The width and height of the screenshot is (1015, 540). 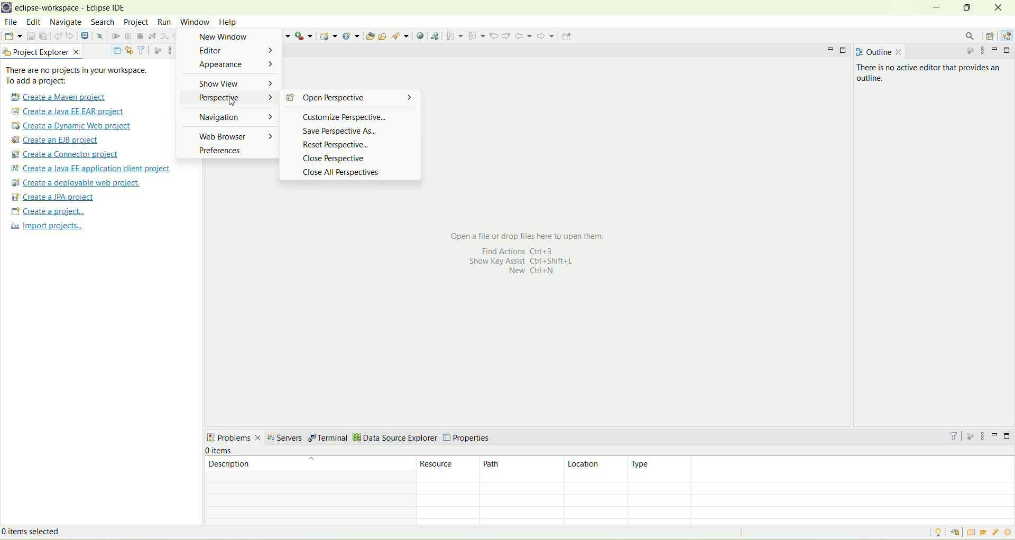 I want to click on servers, so click(x=284, y=439).